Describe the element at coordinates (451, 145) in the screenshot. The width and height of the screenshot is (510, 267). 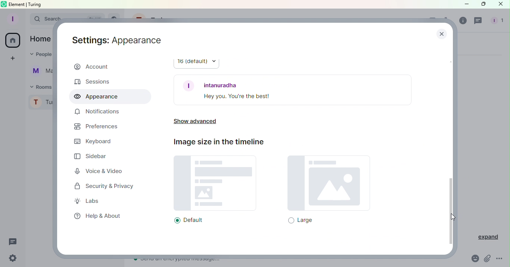
I see `Scroll bar` at that location.